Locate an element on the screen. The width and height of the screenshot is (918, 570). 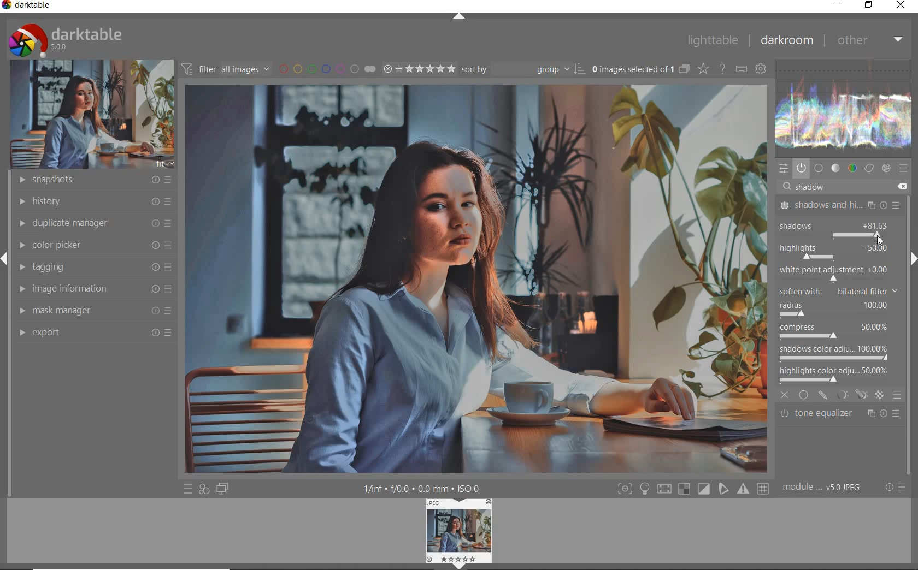
darkroom is located at coordinates (786, 41).